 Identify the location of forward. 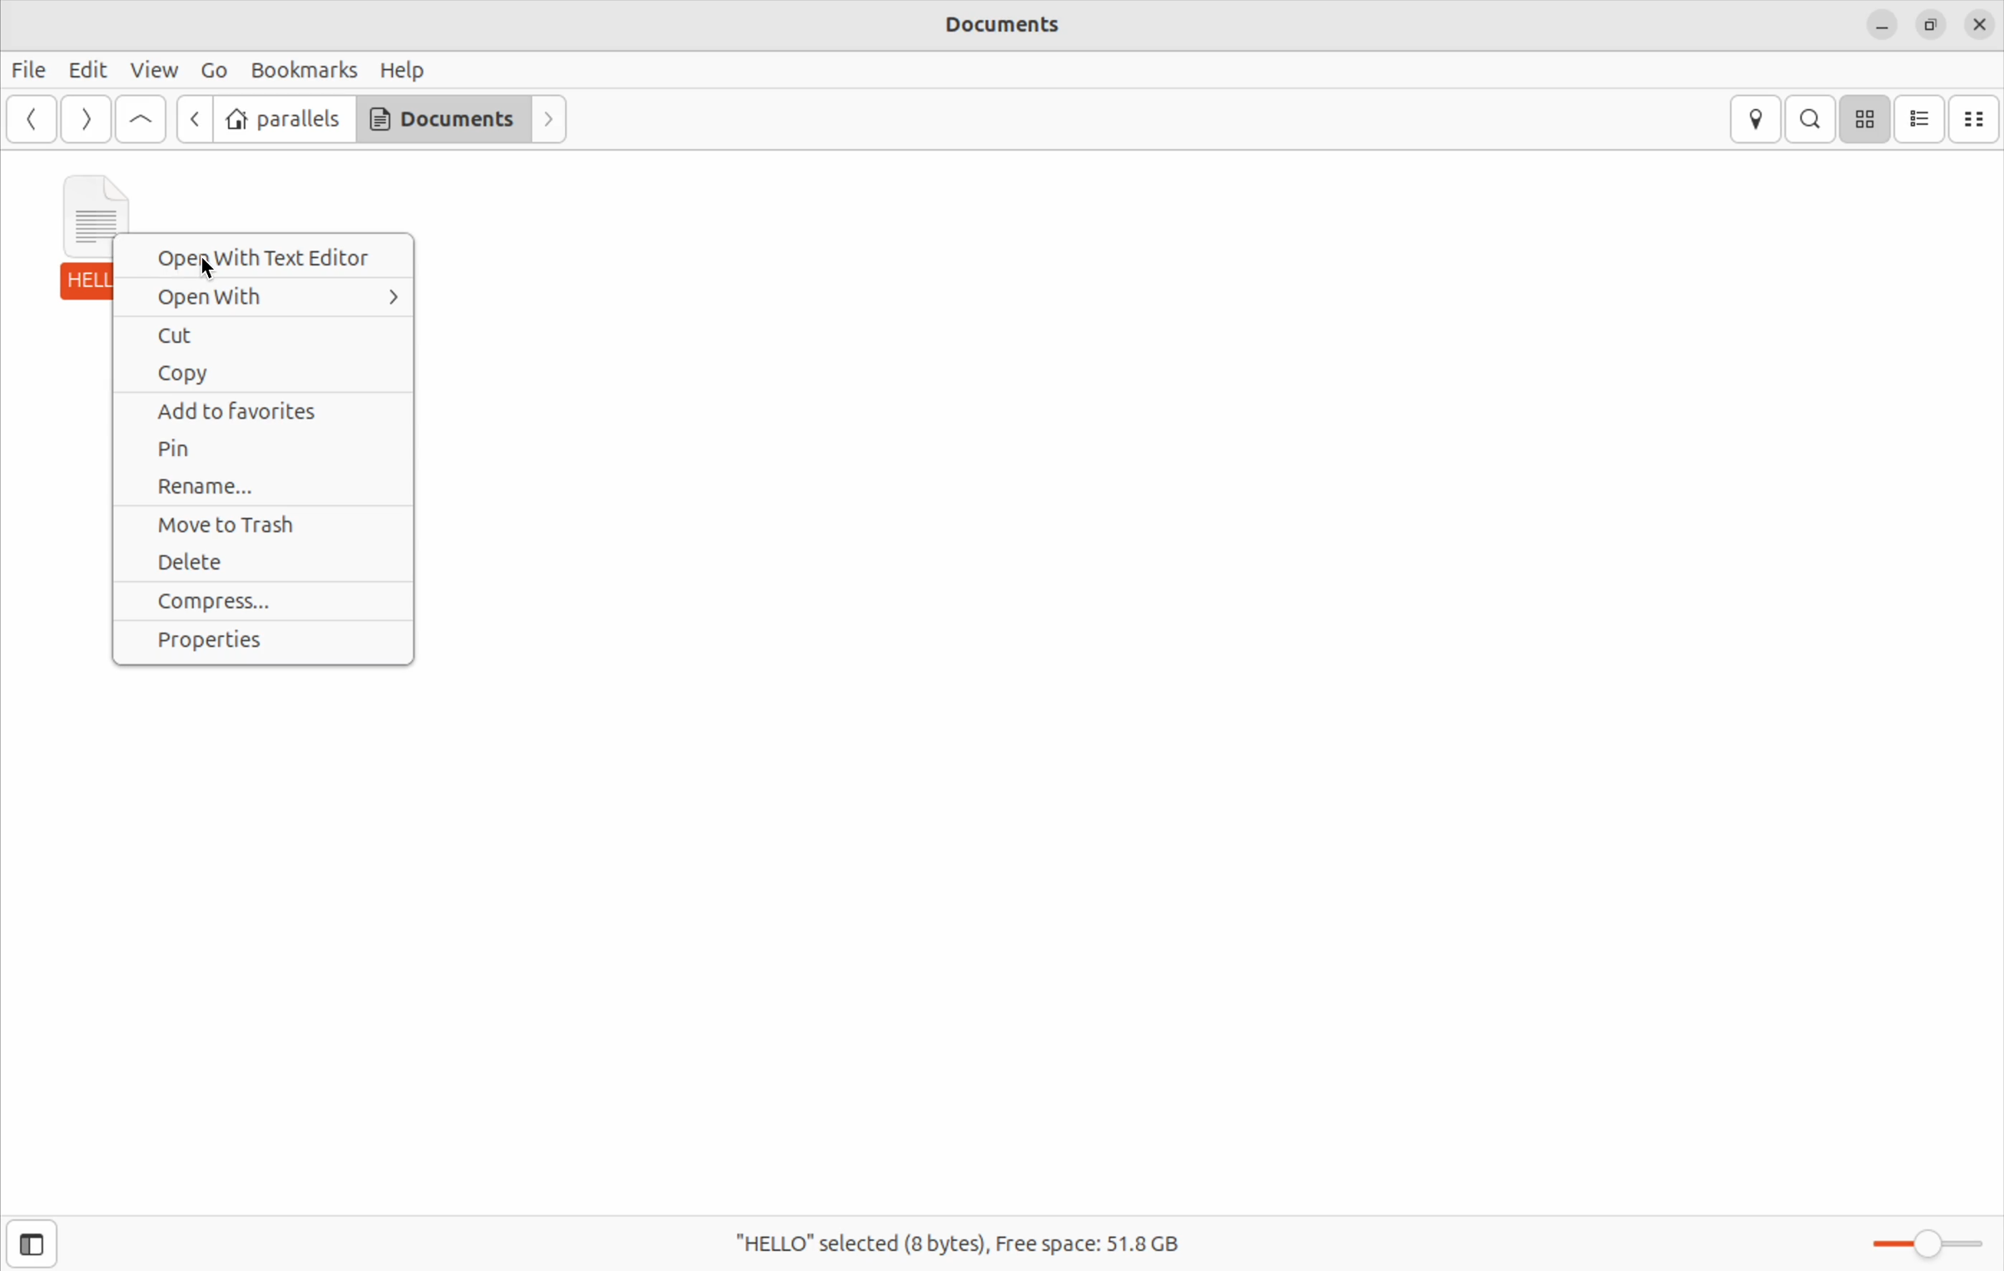
(83, 119).